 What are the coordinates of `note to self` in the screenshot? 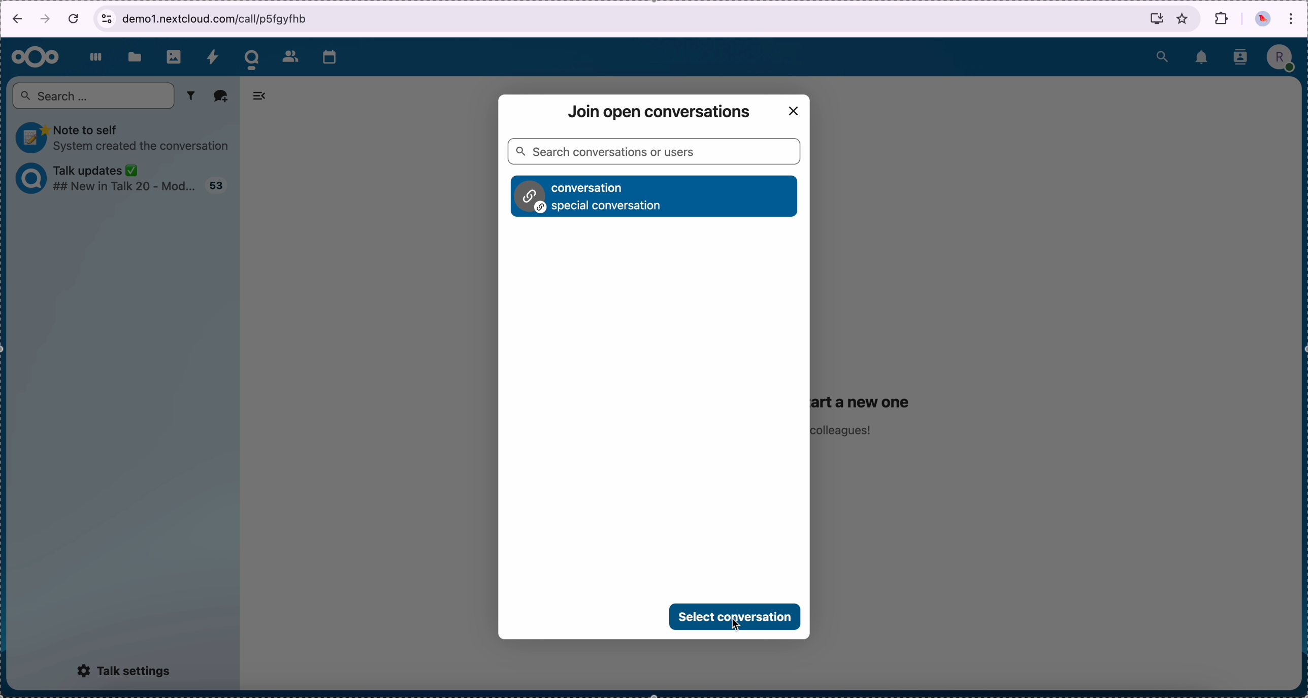 It's located at (125, 138).